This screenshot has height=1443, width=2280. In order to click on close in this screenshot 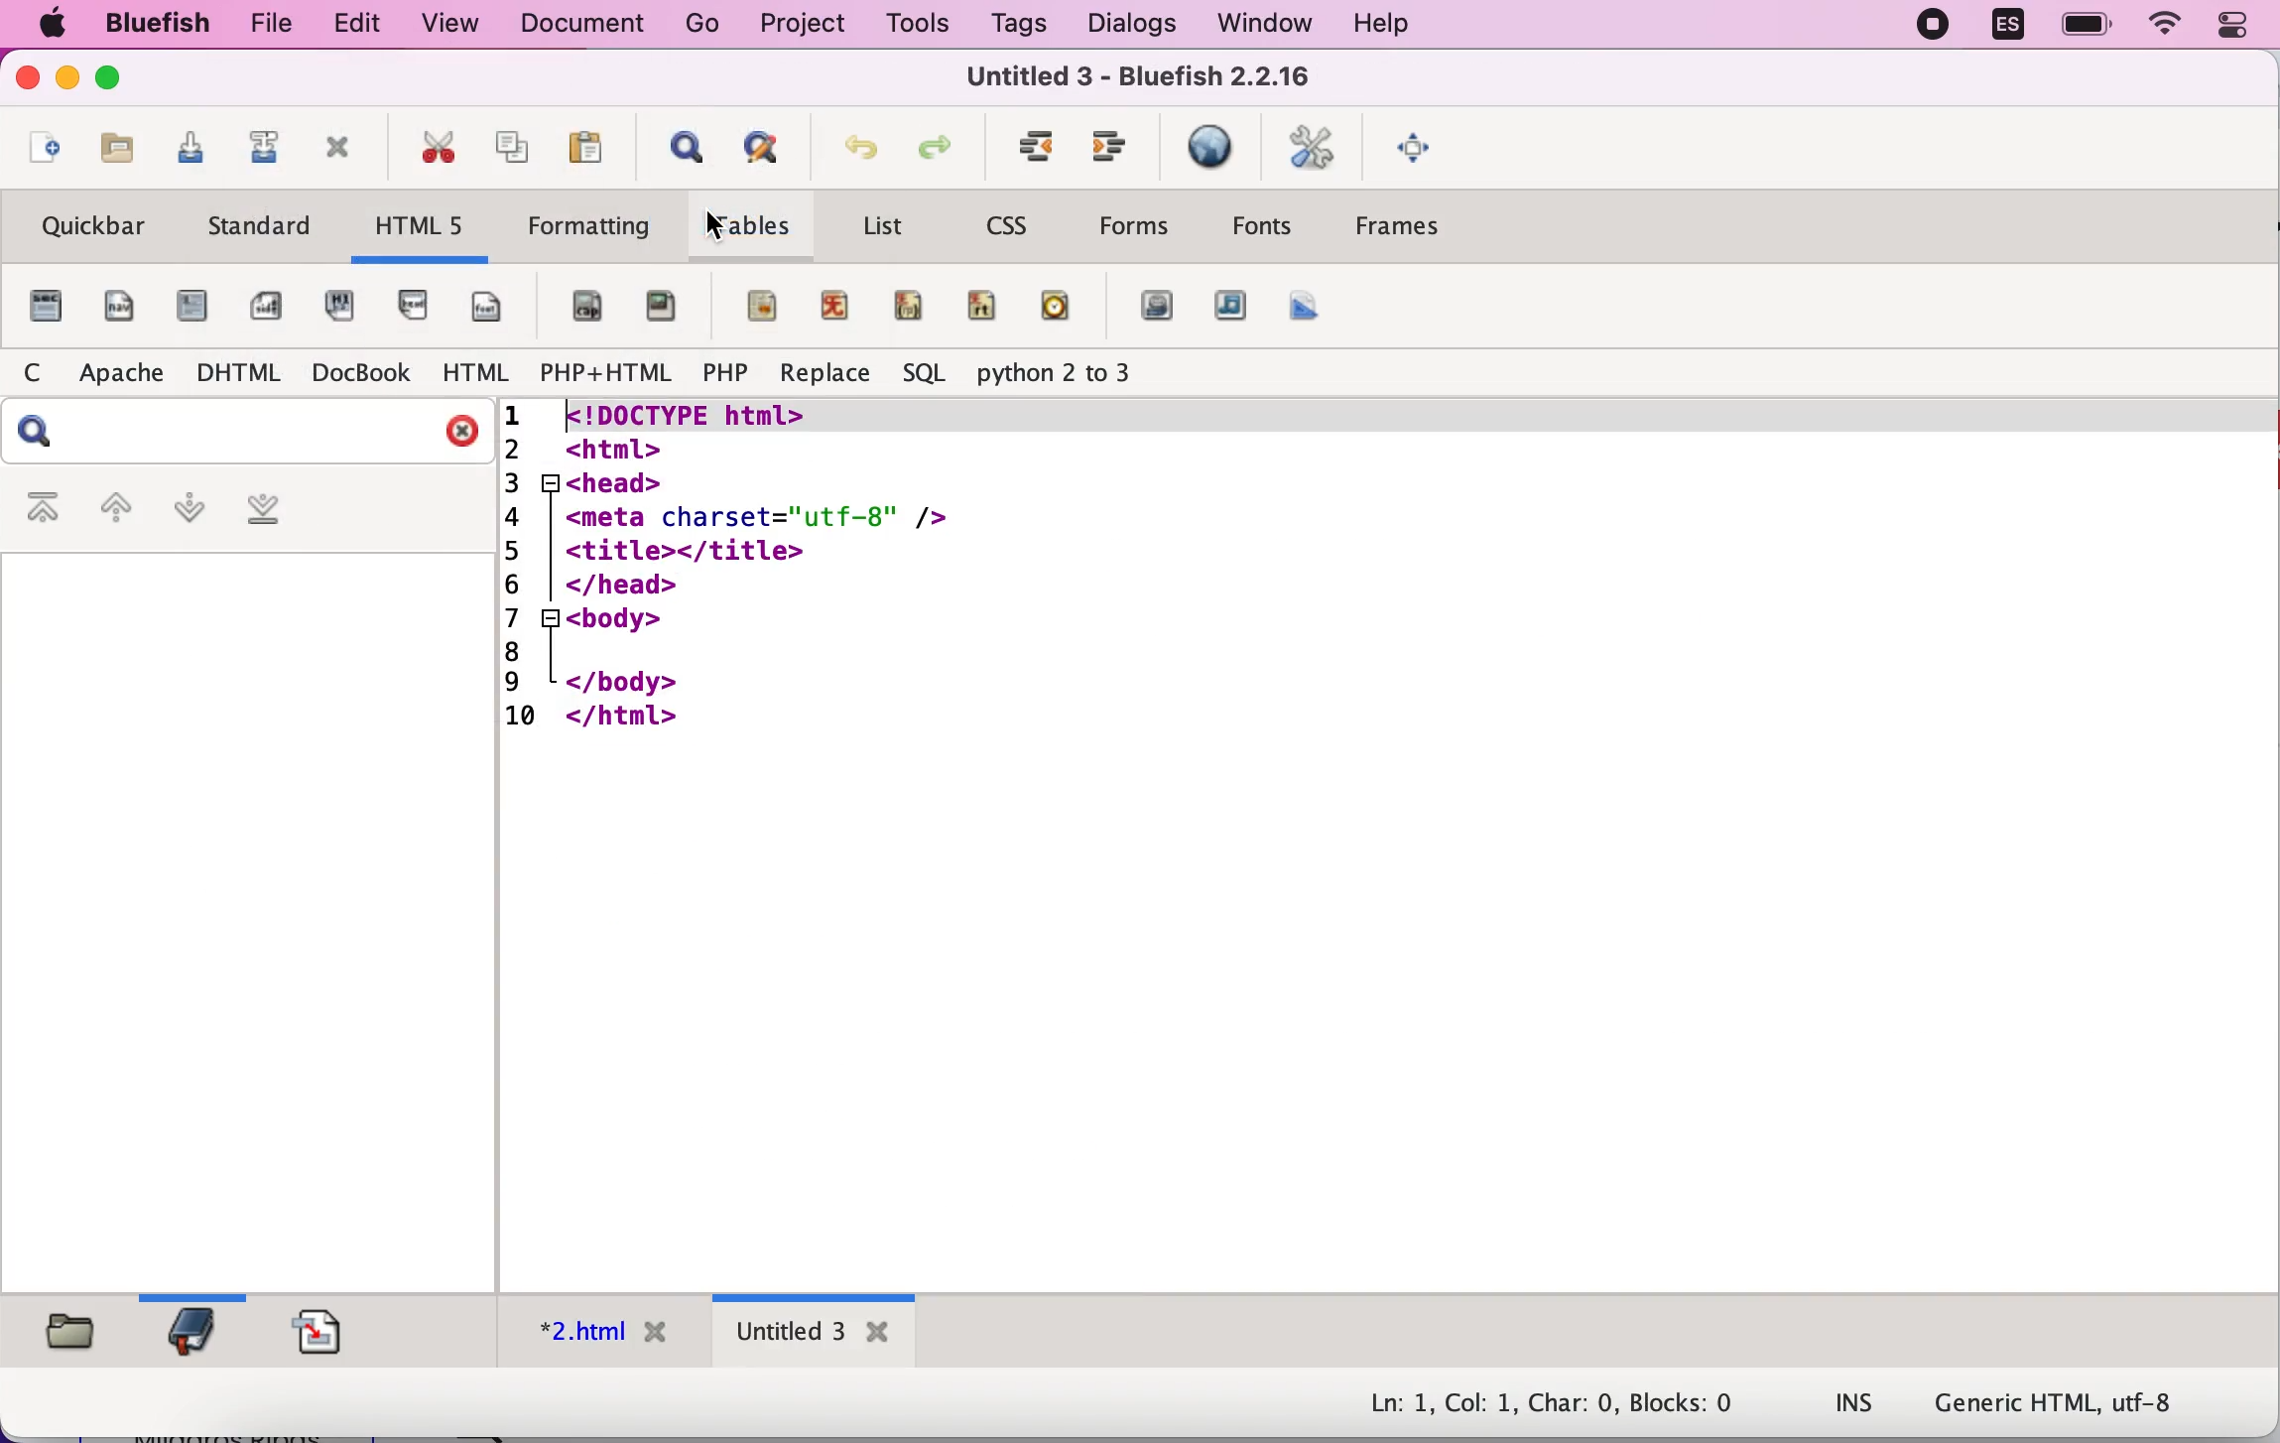, I will do `click(29, 80)`.